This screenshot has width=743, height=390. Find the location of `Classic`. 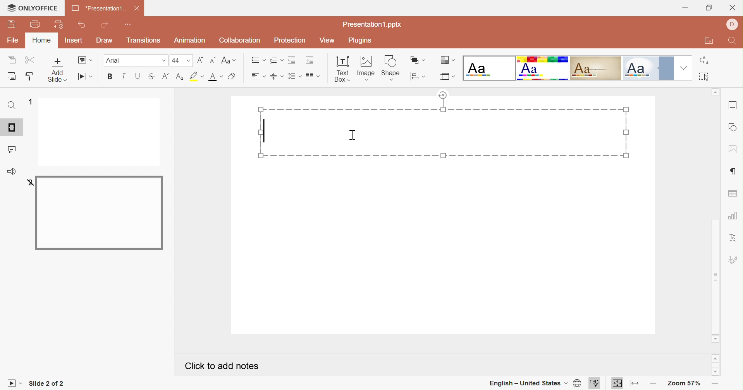

Classic is located at coordinates (595, 68).